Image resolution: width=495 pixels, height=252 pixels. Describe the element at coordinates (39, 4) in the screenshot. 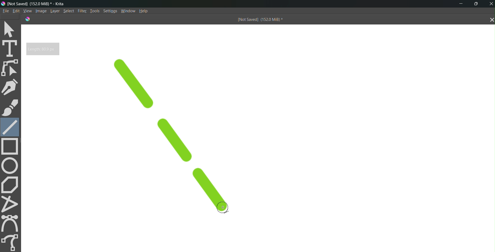

I see `[Not Saved] (151.9 MiB) * - Krita` at that location.